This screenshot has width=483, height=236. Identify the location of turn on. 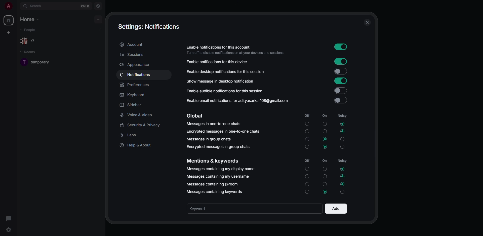
(307, 147).